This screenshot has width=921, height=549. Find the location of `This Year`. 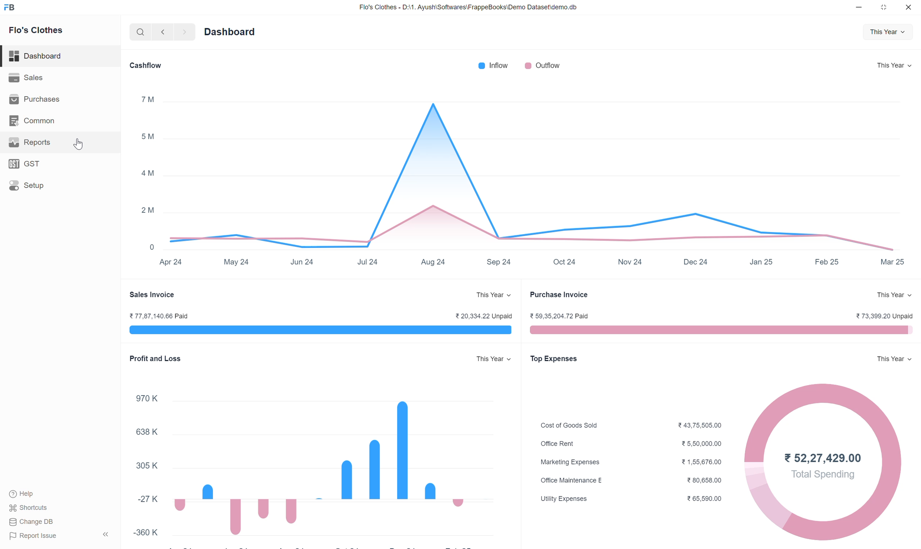

This Year is located at coordinates (885, 33).